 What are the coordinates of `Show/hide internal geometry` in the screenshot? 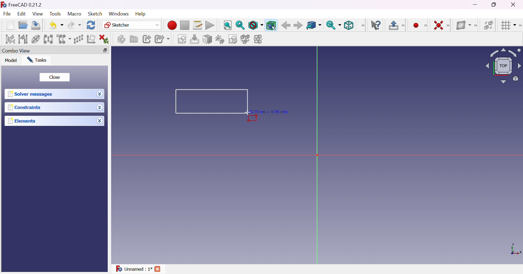 It's located at (36, 39).